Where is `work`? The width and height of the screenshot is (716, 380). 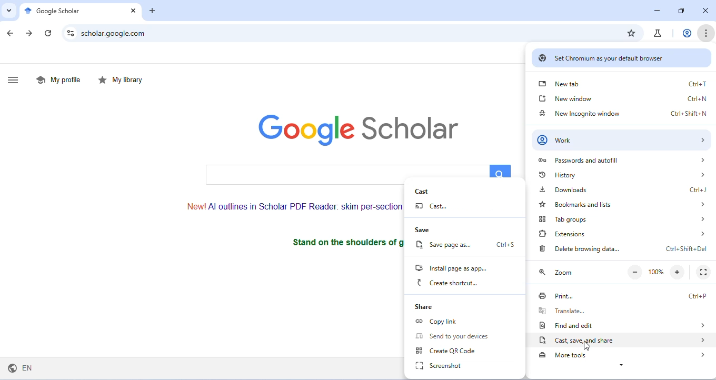
work is located at coordinates (622, 141).